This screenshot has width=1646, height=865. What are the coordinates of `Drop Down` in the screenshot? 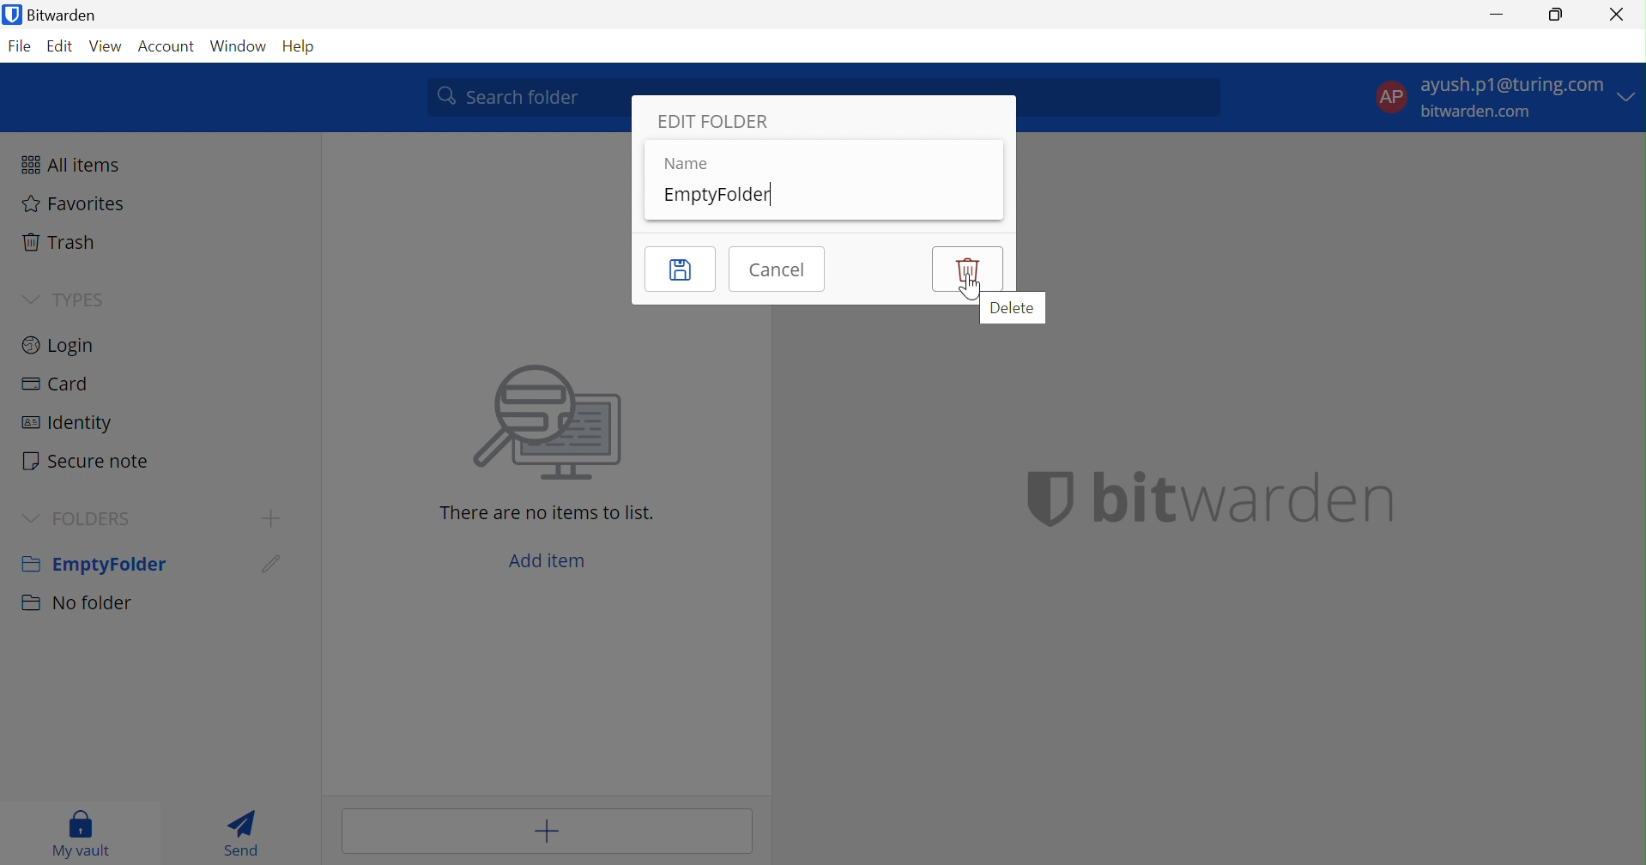 It's located at (28, 298).